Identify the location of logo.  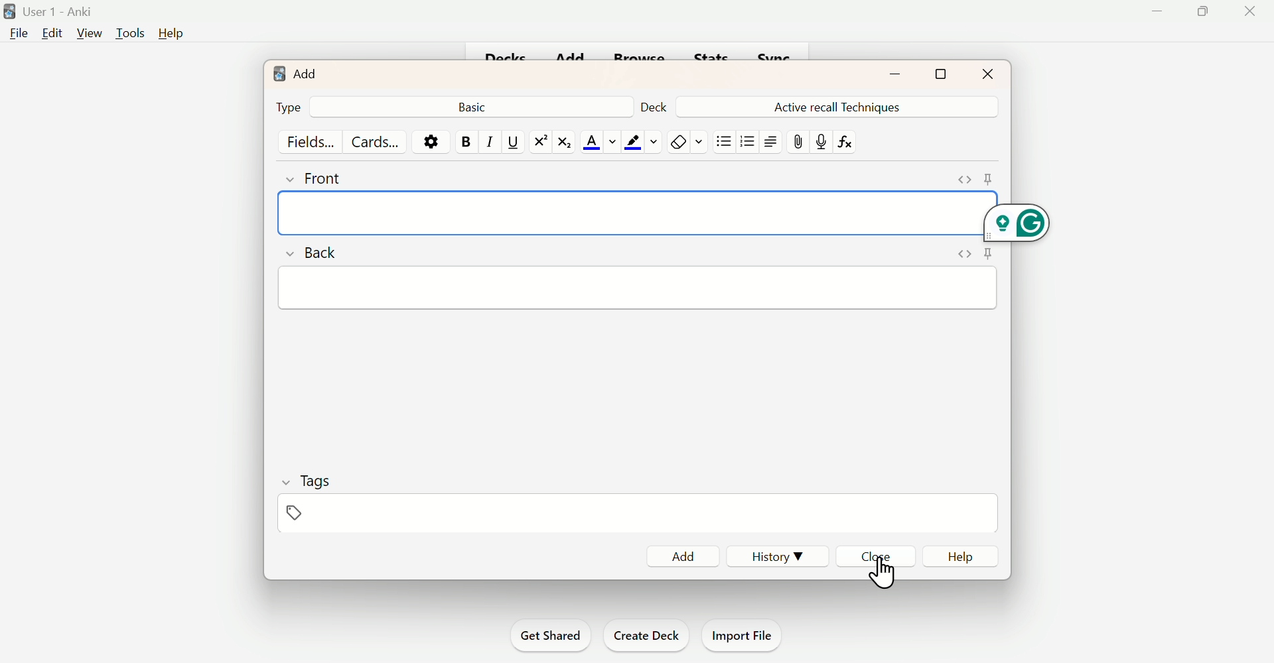
(275, 72).